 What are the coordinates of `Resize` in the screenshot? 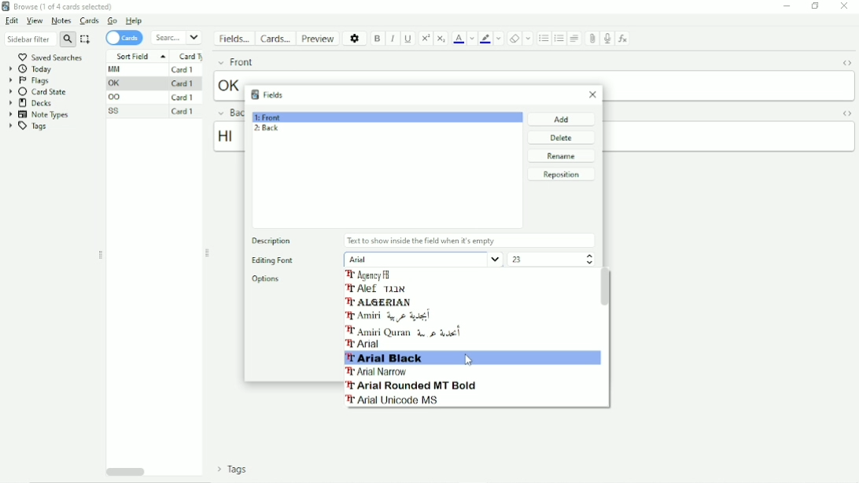 It's located at (208, 253).